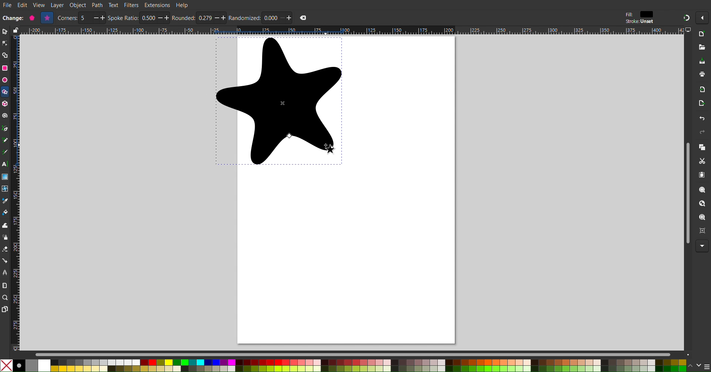 The width and height of the screenshot is (711, 372). I want to click on New, so click(703, 34).